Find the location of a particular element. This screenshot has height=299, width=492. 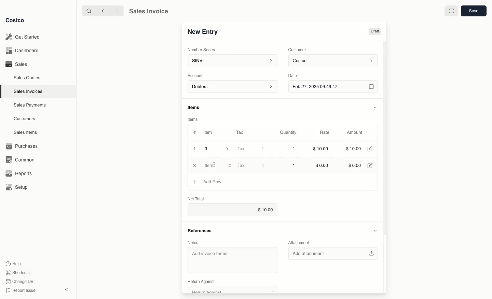

$10.00 is located at coordinates (355, 148).